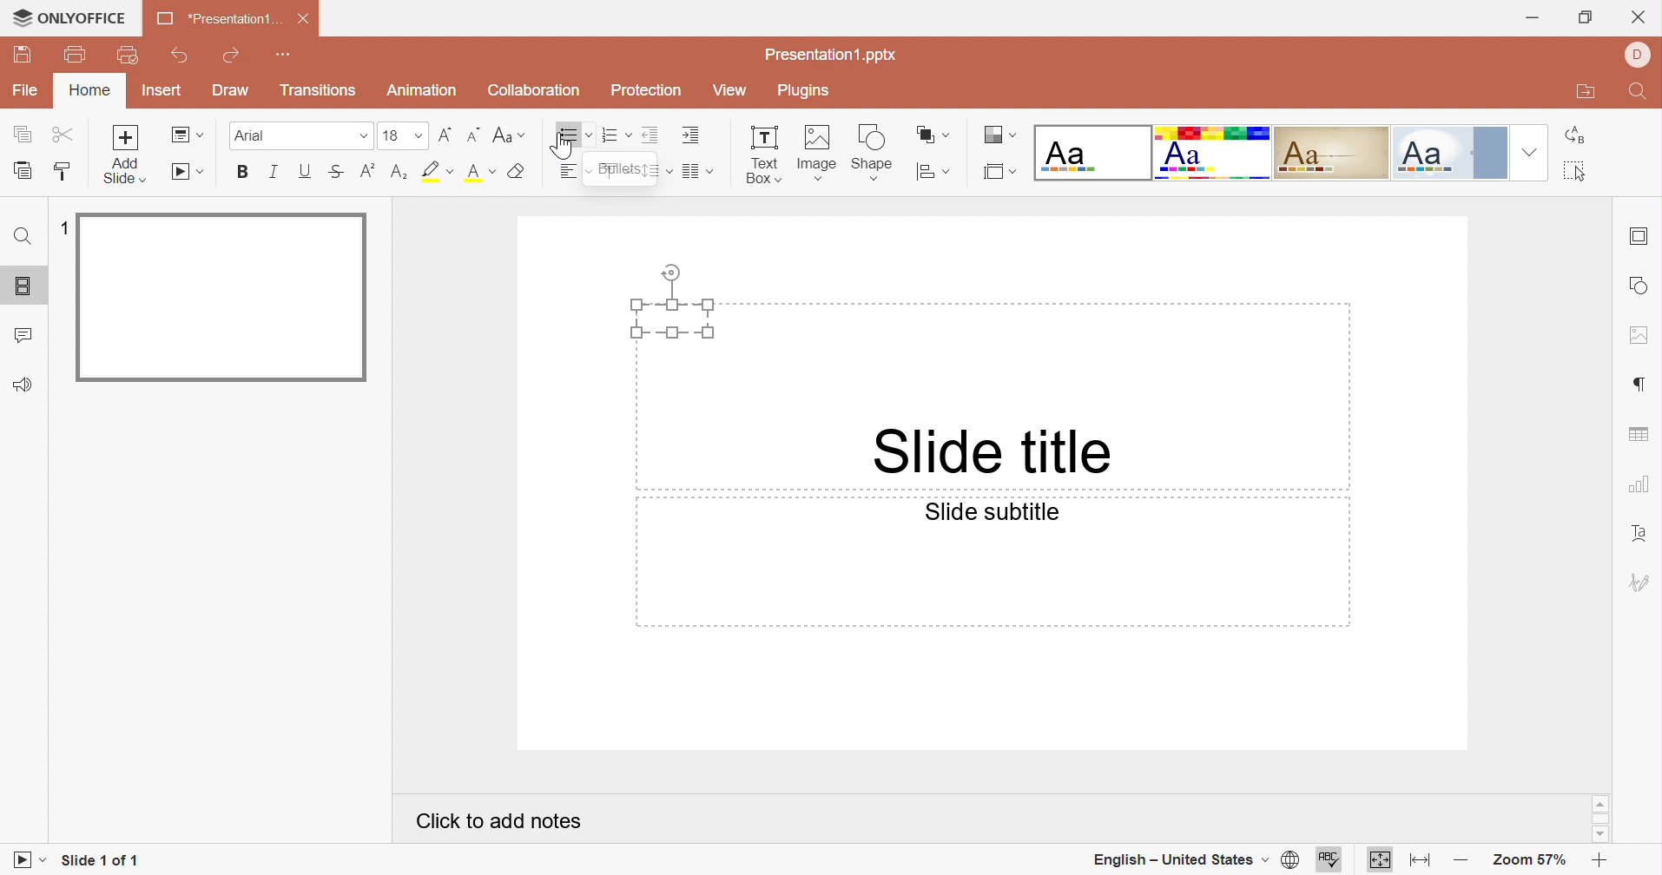 The image size is (1662, 875). Describe the element at coordinates (1335, 860) in the screenshot. I see `spell checking` at that location.